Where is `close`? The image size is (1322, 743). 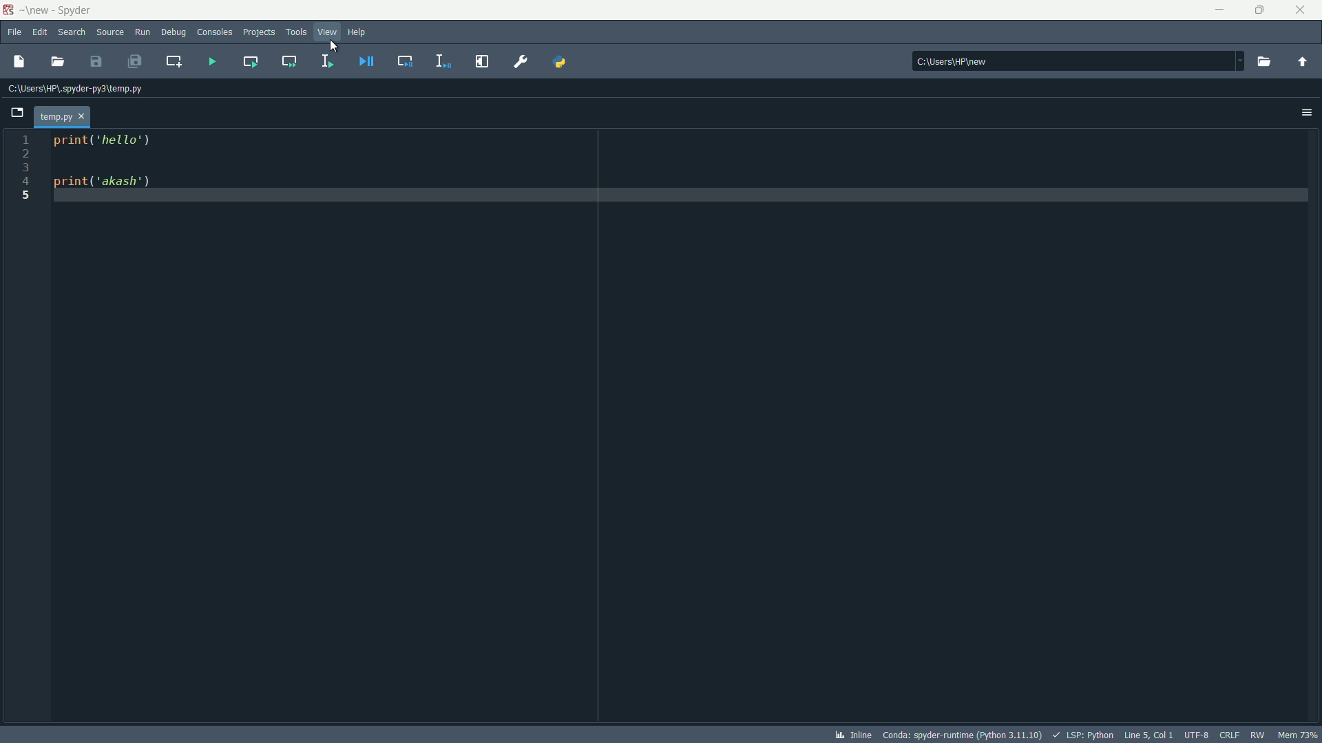 close is located at coordinates (1302, 10).